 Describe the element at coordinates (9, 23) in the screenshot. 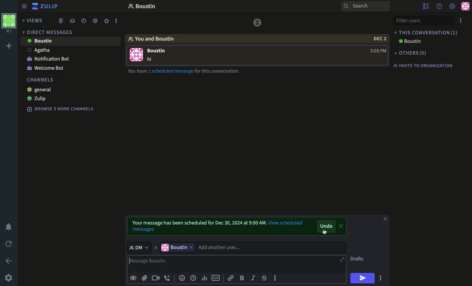

I see `workspace` at that location.